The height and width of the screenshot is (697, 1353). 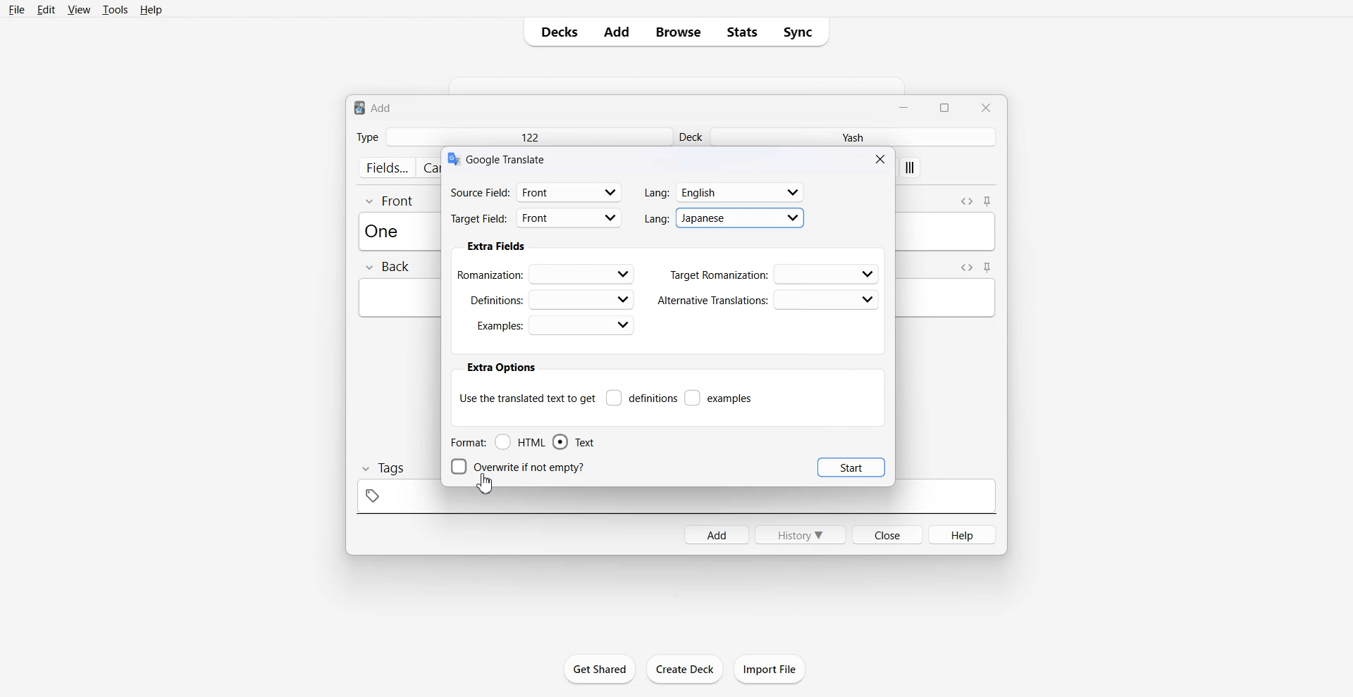 I want to click on Close, so click(x=882, y=158).